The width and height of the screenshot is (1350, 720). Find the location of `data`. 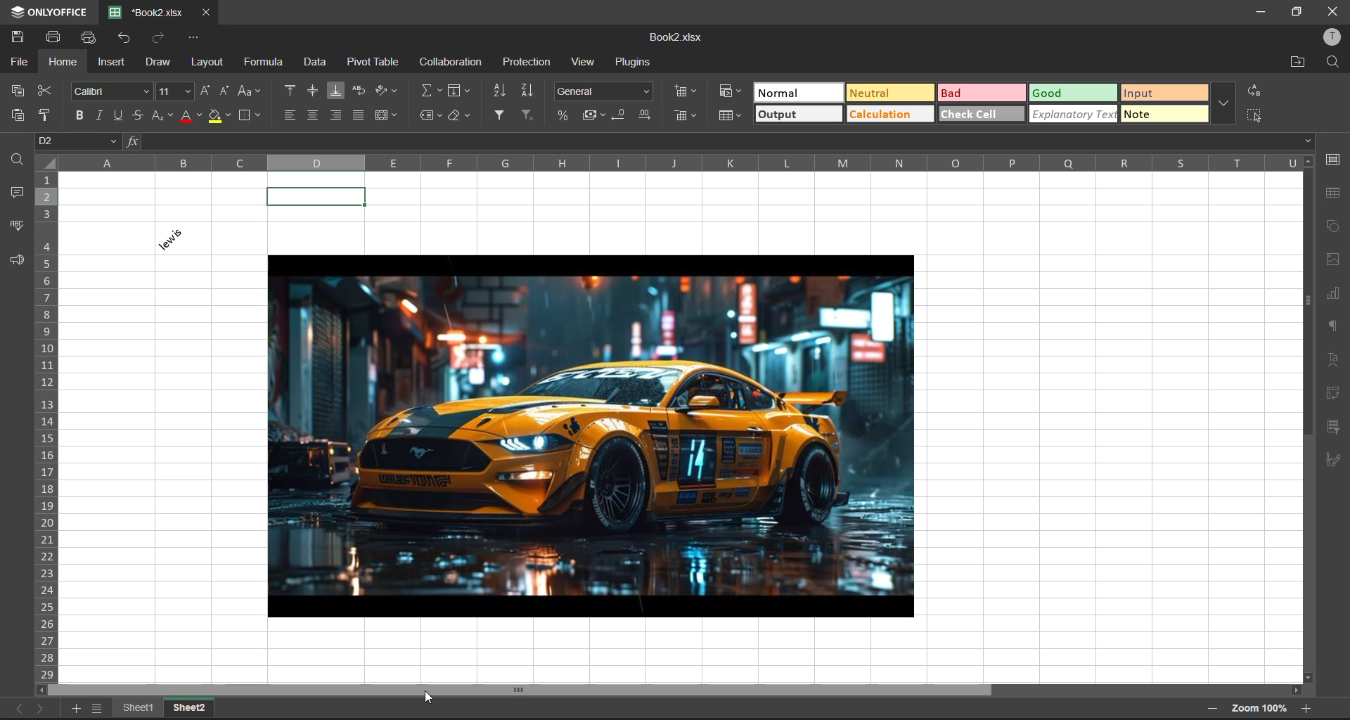

data is located at coordinates (320, 60).